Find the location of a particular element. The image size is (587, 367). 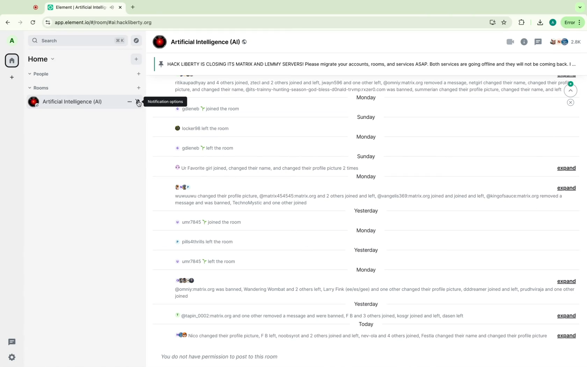

expand is located at coordinates (565, 187).